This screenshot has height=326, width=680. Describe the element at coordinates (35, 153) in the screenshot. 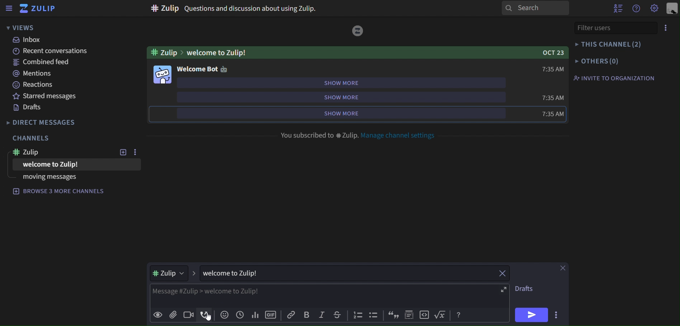

I see `zulip` at that location.